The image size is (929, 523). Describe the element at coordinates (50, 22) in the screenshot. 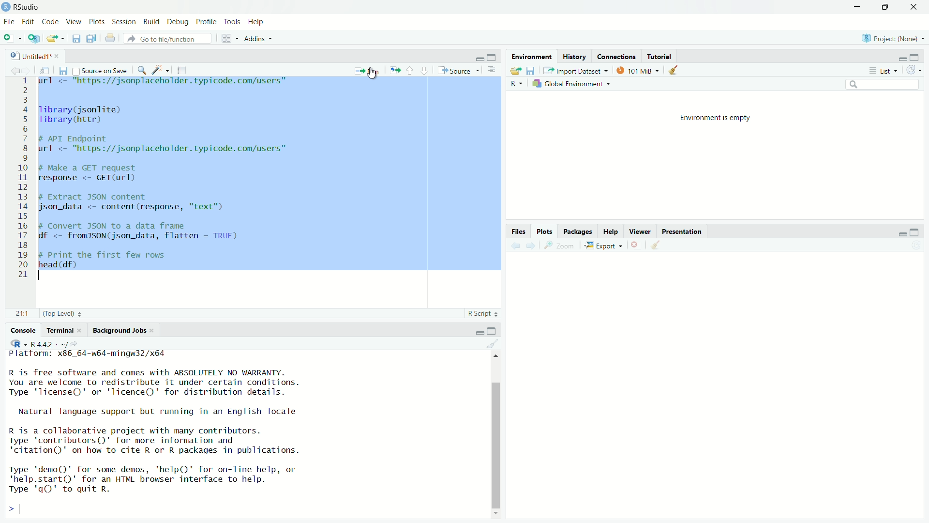

I see `Code` at that location.